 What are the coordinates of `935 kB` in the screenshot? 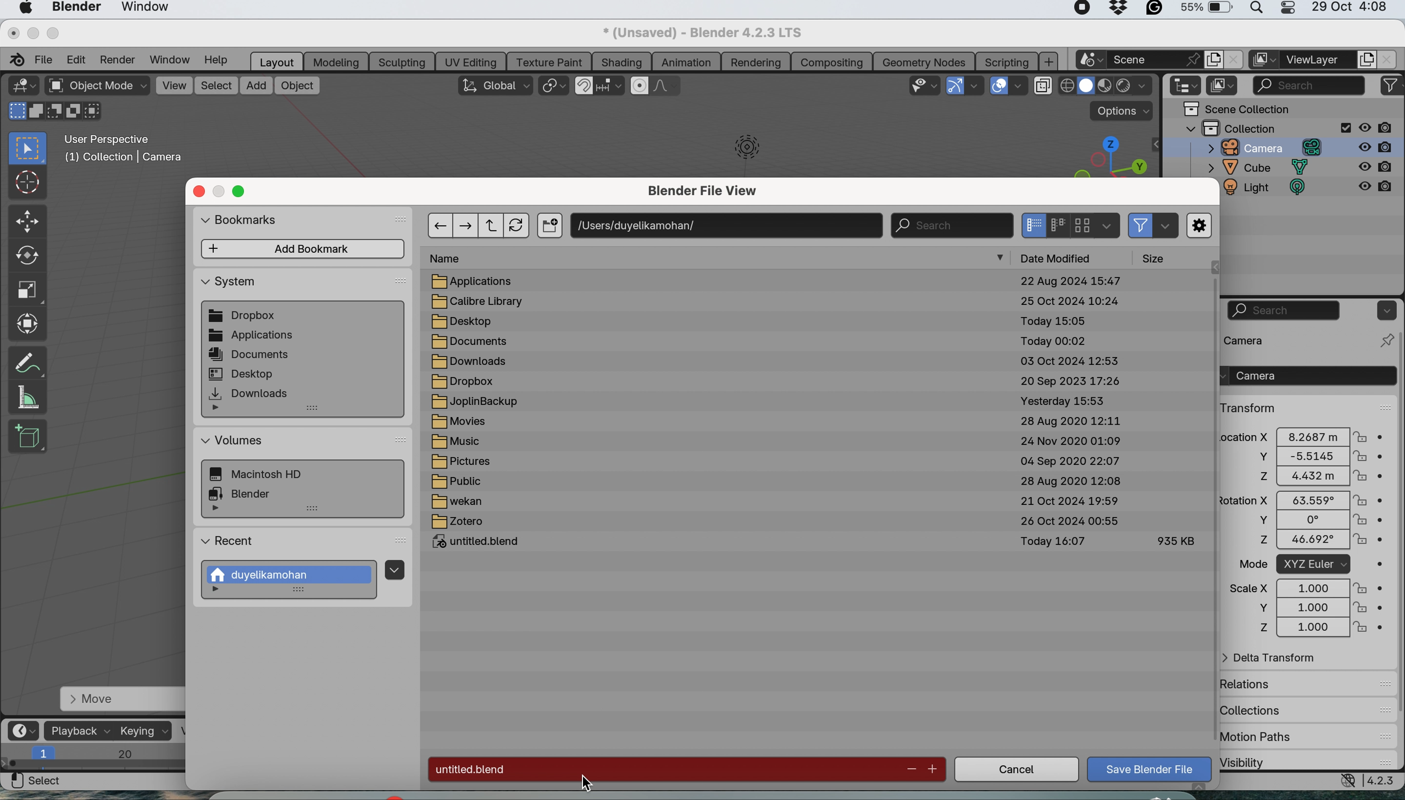 It's located at (1175, 540).